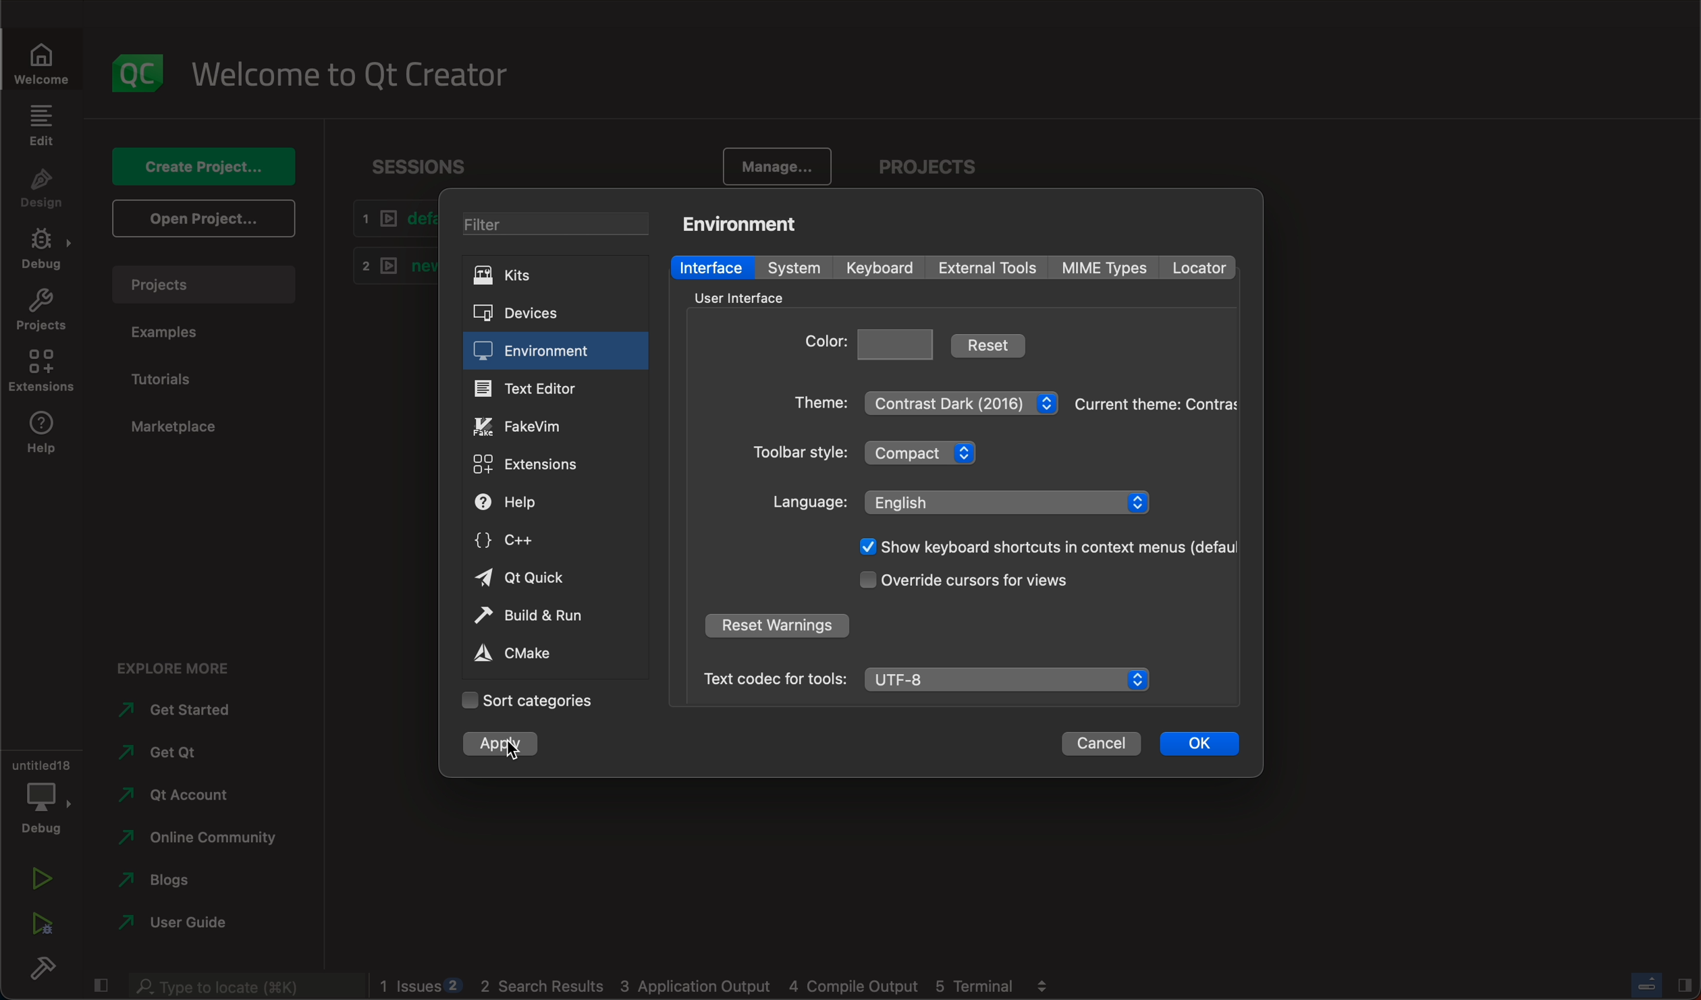  What do you see at coordinates (925, 399) in the screenshot?
I see `theme` at bounding box center [925, 399].